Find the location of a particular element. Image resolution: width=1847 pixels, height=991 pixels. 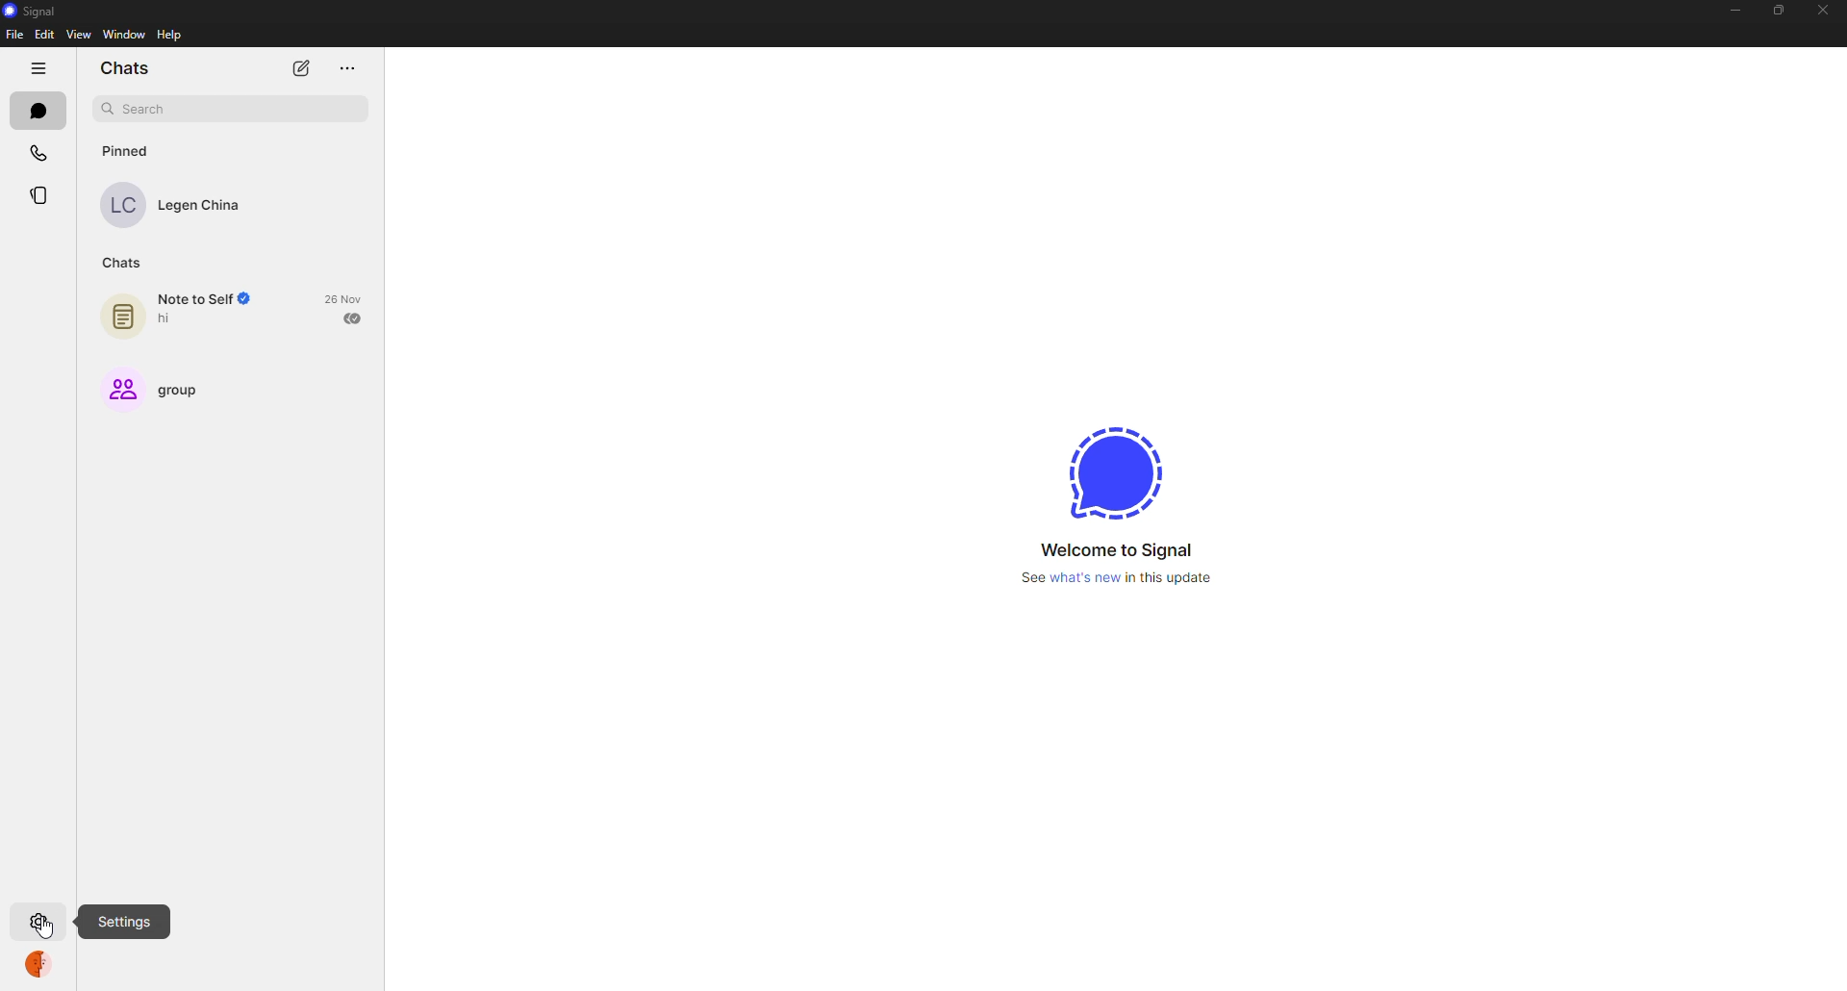

more is located at coordinates (350, 67).